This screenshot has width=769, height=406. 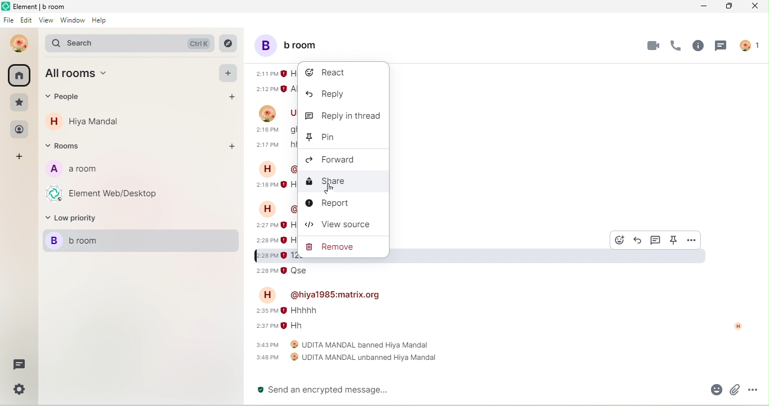 I want to click on view, so click(x=46, y=22).